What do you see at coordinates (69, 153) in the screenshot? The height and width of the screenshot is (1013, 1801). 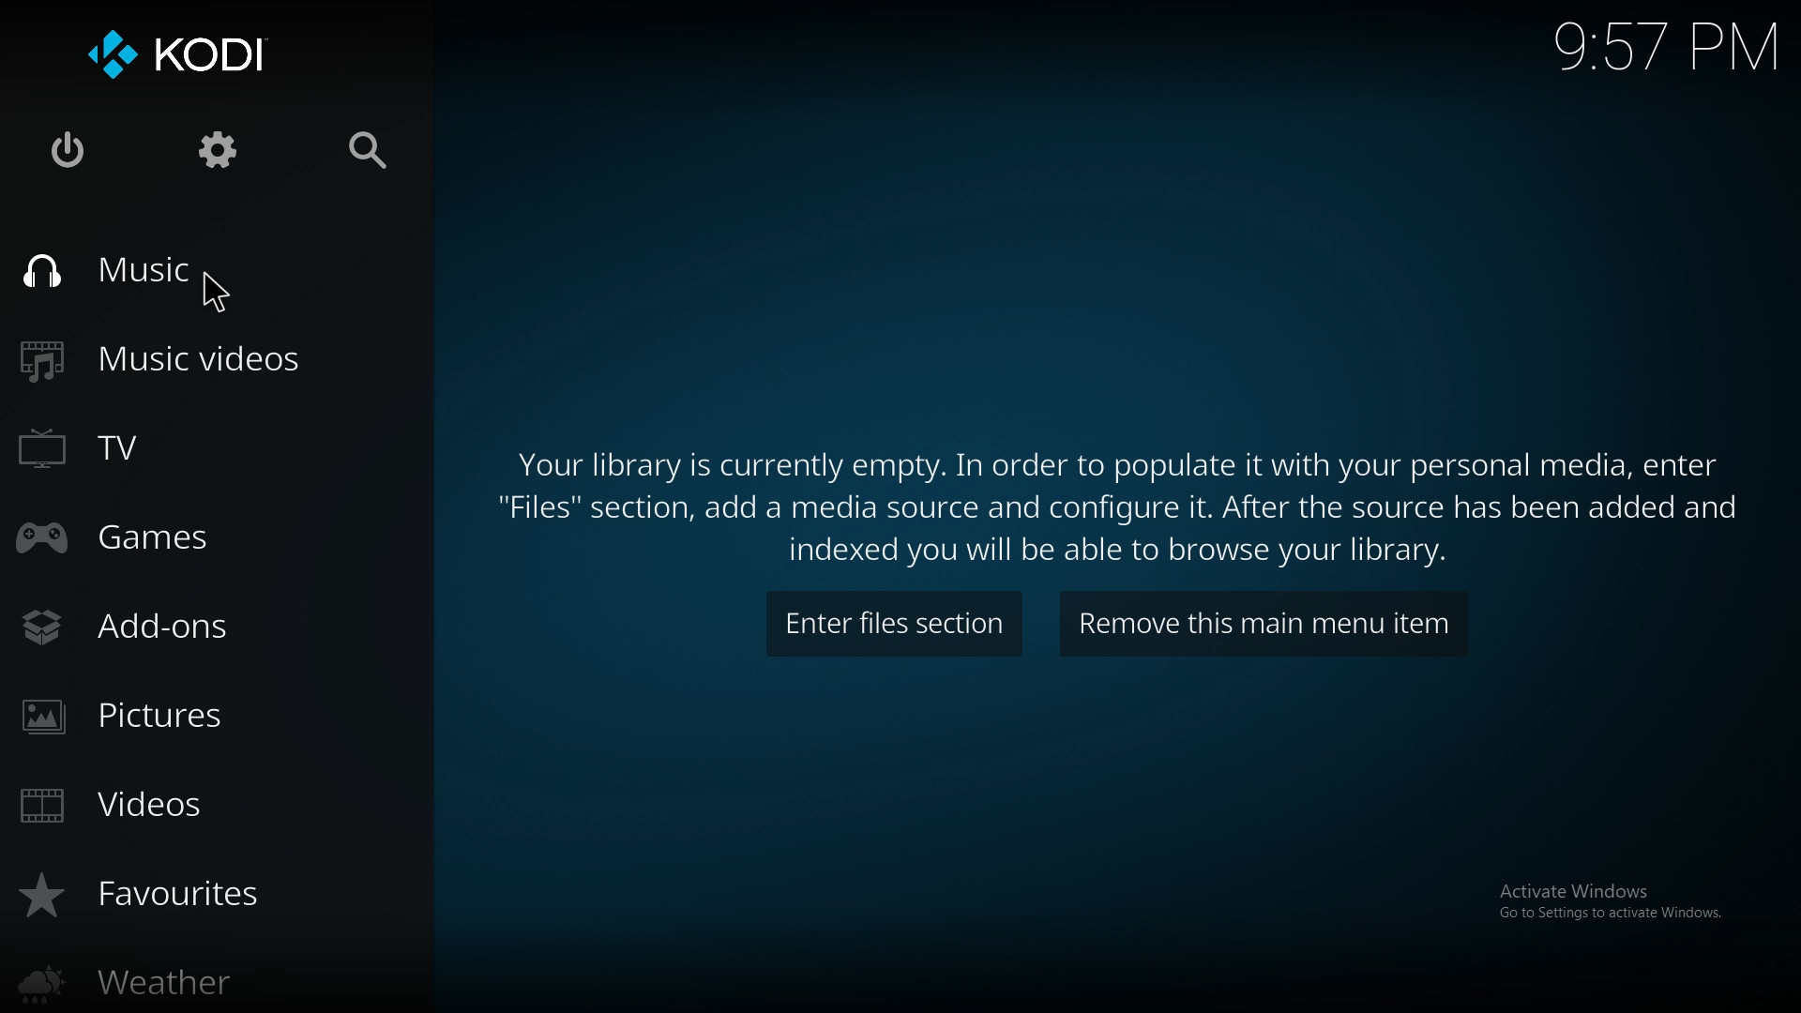 I see `close` at bounding box center [69, 153].